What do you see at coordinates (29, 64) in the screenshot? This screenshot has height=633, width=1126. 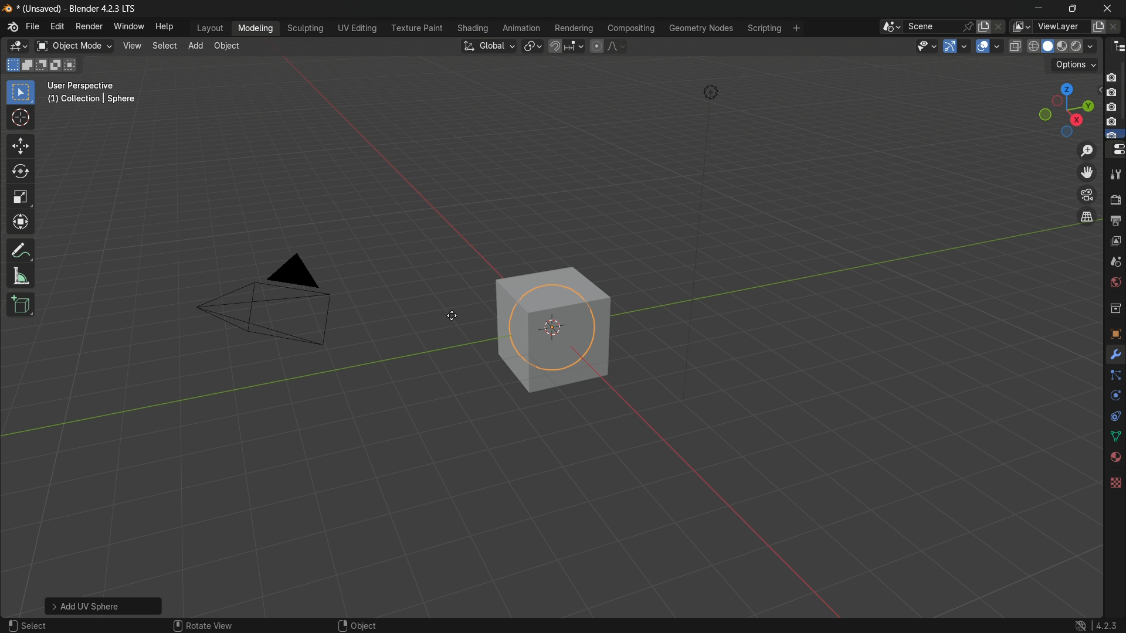 I see `extend existing selection` at bounding box center [29, 64].